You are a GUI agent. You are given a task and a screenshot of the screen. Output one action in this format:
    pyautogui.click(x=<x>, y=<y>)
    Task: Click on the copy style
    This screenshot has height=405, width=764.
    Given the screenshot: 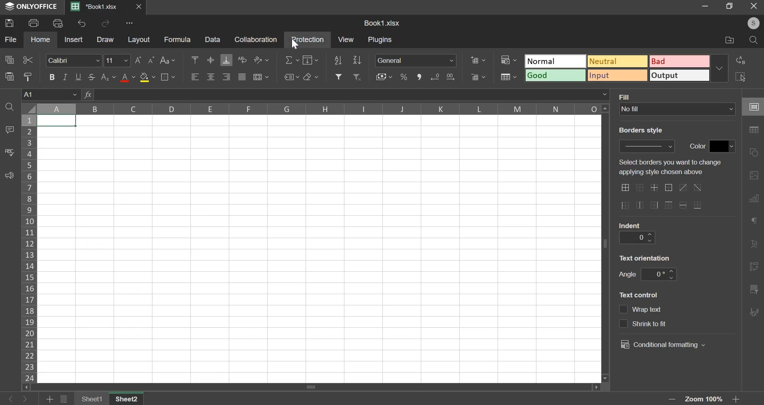 What is the action you would take?
    pyautogui.click(x=29, y=77)
    